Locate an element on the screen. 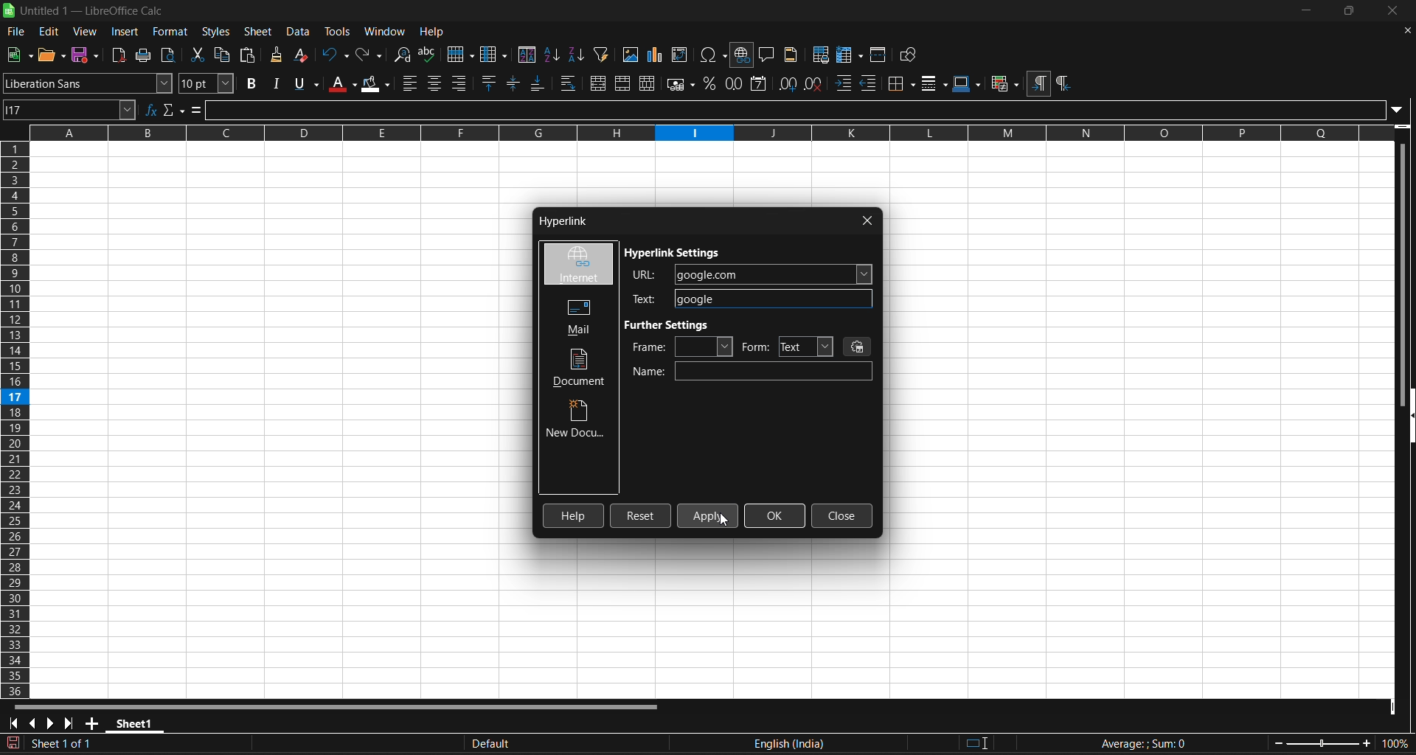 The image size is (1416, 755). show draw functions is located at coordinates (911, 55).